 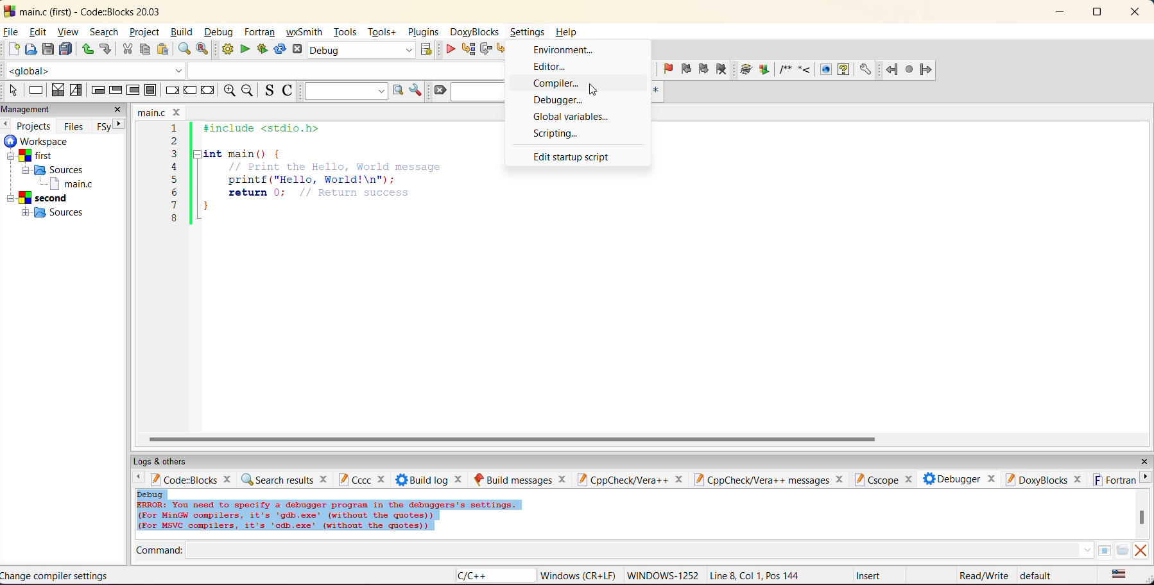 What do you see at coordinates (79, 91) in the screenshot?
I see `selection` at bounding box center [79, 91].